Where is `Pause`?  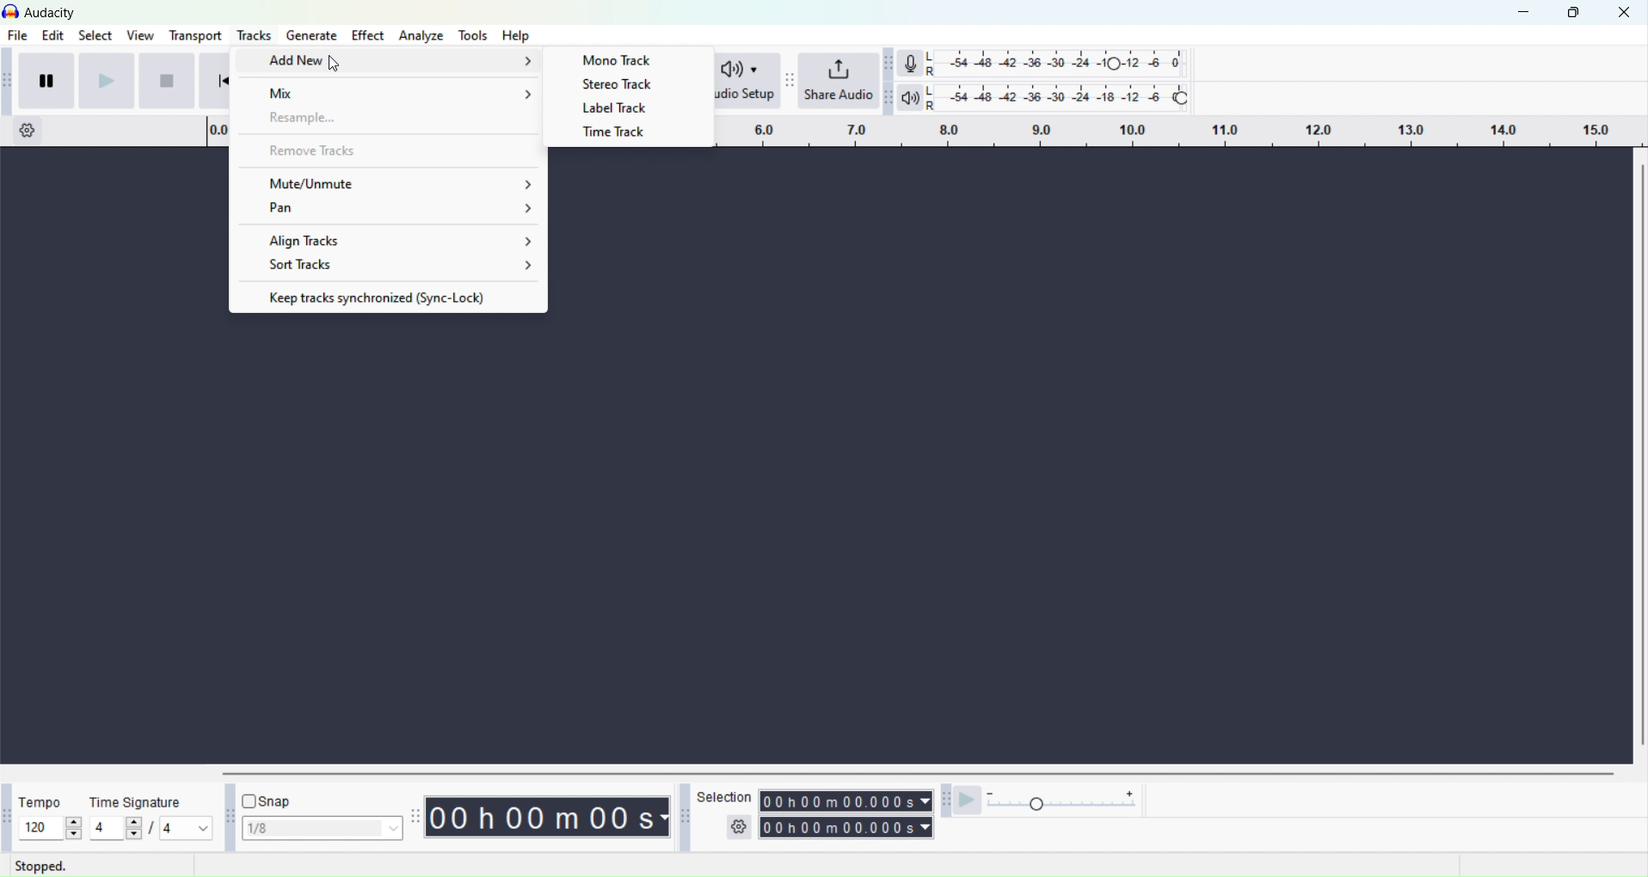
Pause is located at coordinates (50, 79).